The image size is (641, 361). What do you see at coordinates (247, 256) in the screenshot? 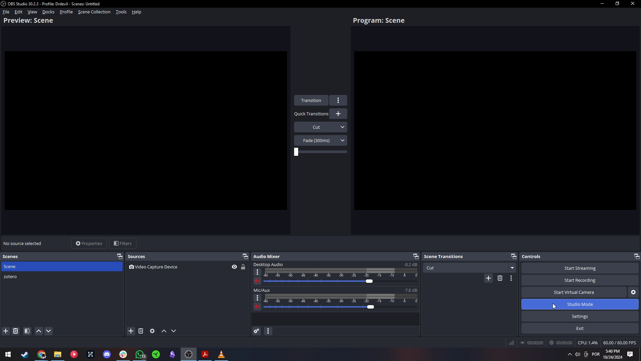
I see `Separate sources window` at bounding box center [247, 256].